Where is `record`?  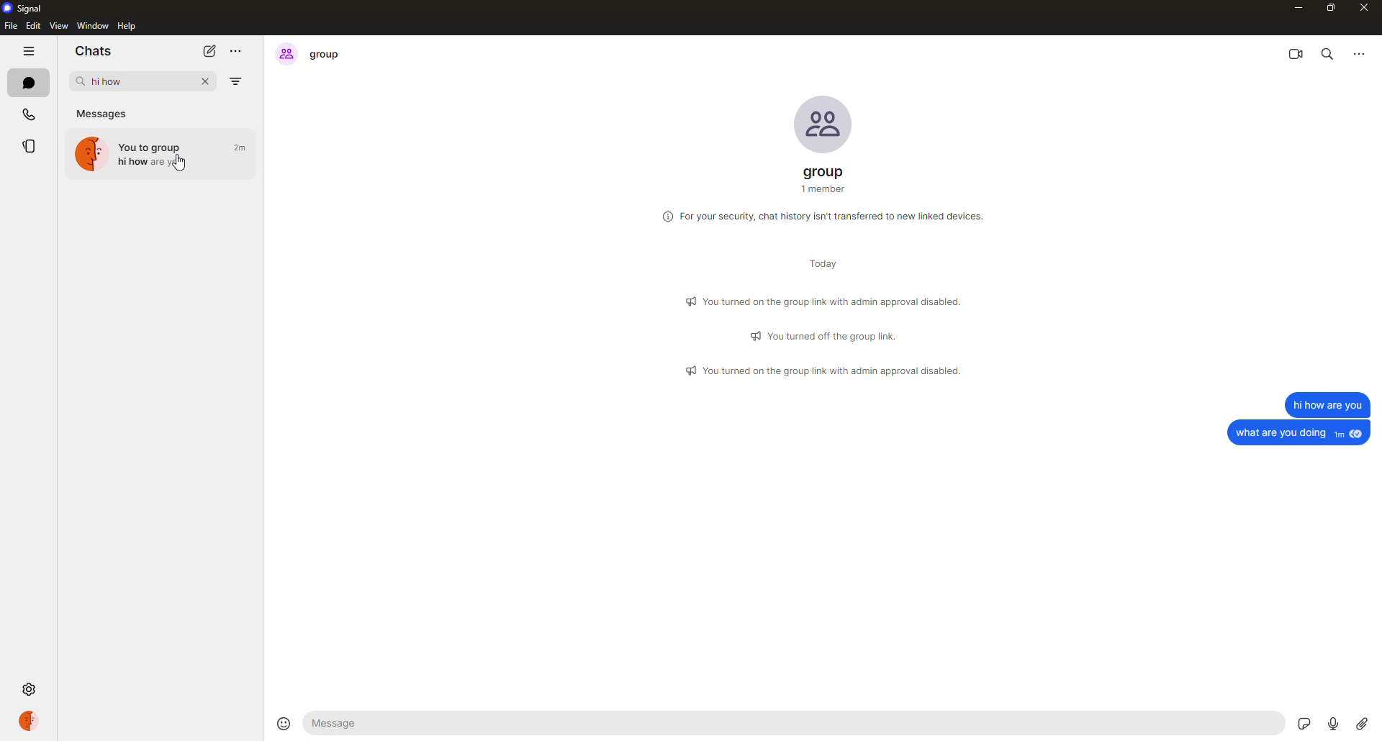 record is located at coordinates (1333, 722).